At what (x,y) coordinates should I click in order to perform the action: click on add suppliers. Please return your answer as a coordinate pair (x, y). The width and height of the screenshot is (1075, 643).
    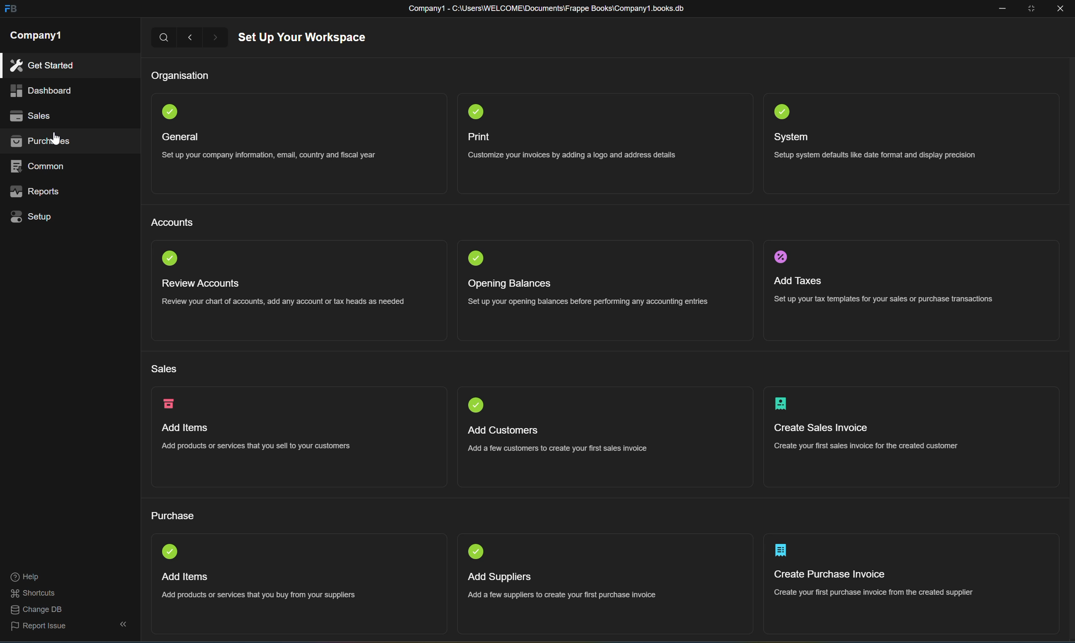
    Looking at the image, I should click on (497, 576).